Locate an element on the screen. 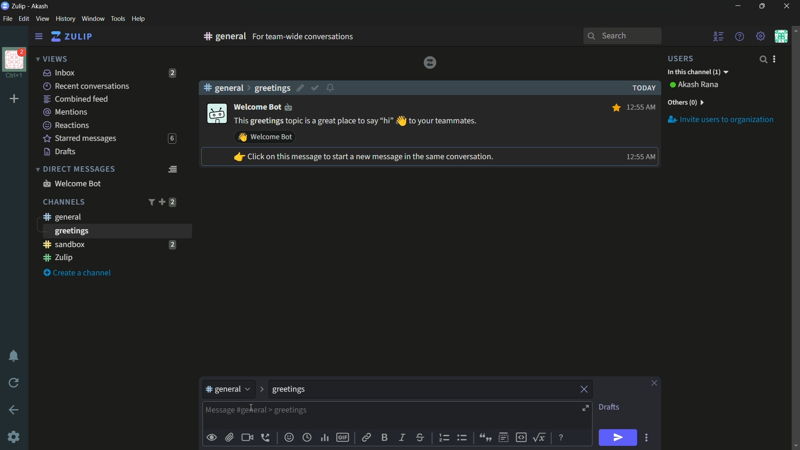 This screenshot has width=800, height=450. upload files is located at coordinates (229, 437).